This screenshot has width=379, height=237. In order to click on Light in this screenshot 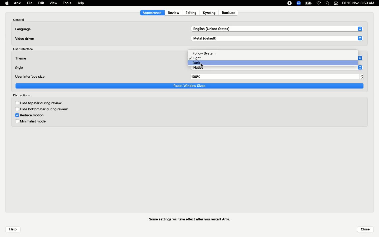, I will do `click(197, 58)`.